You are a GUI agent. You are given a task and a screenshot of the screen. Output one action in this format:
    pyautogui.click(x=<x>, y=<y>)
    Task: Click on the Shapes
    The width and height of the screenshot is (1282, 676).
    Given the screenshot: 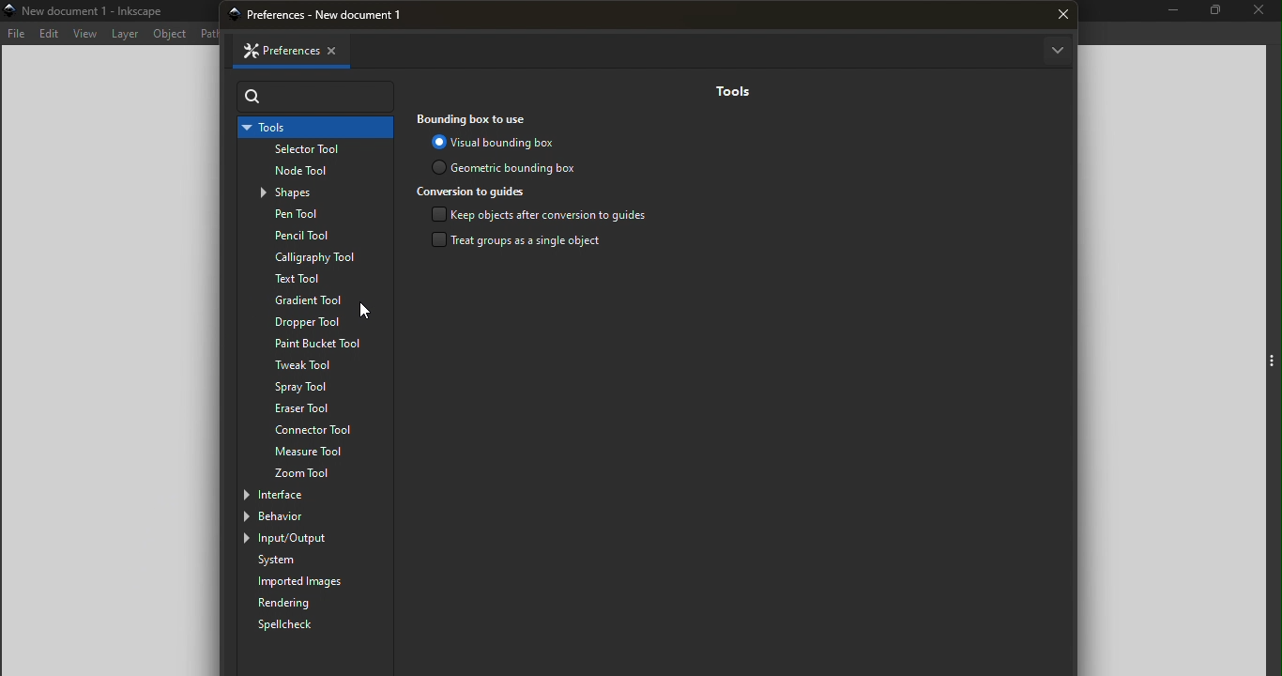 What is the action you would take?
    pyautogui.click(x=320, y=193)
    